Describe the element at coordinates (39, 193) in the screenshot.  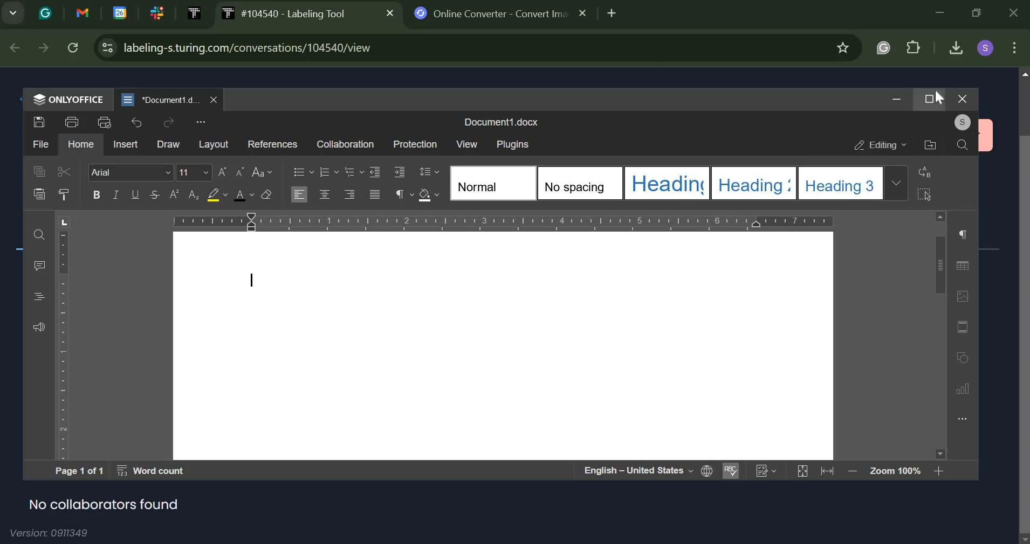
I see `paste` at that location.